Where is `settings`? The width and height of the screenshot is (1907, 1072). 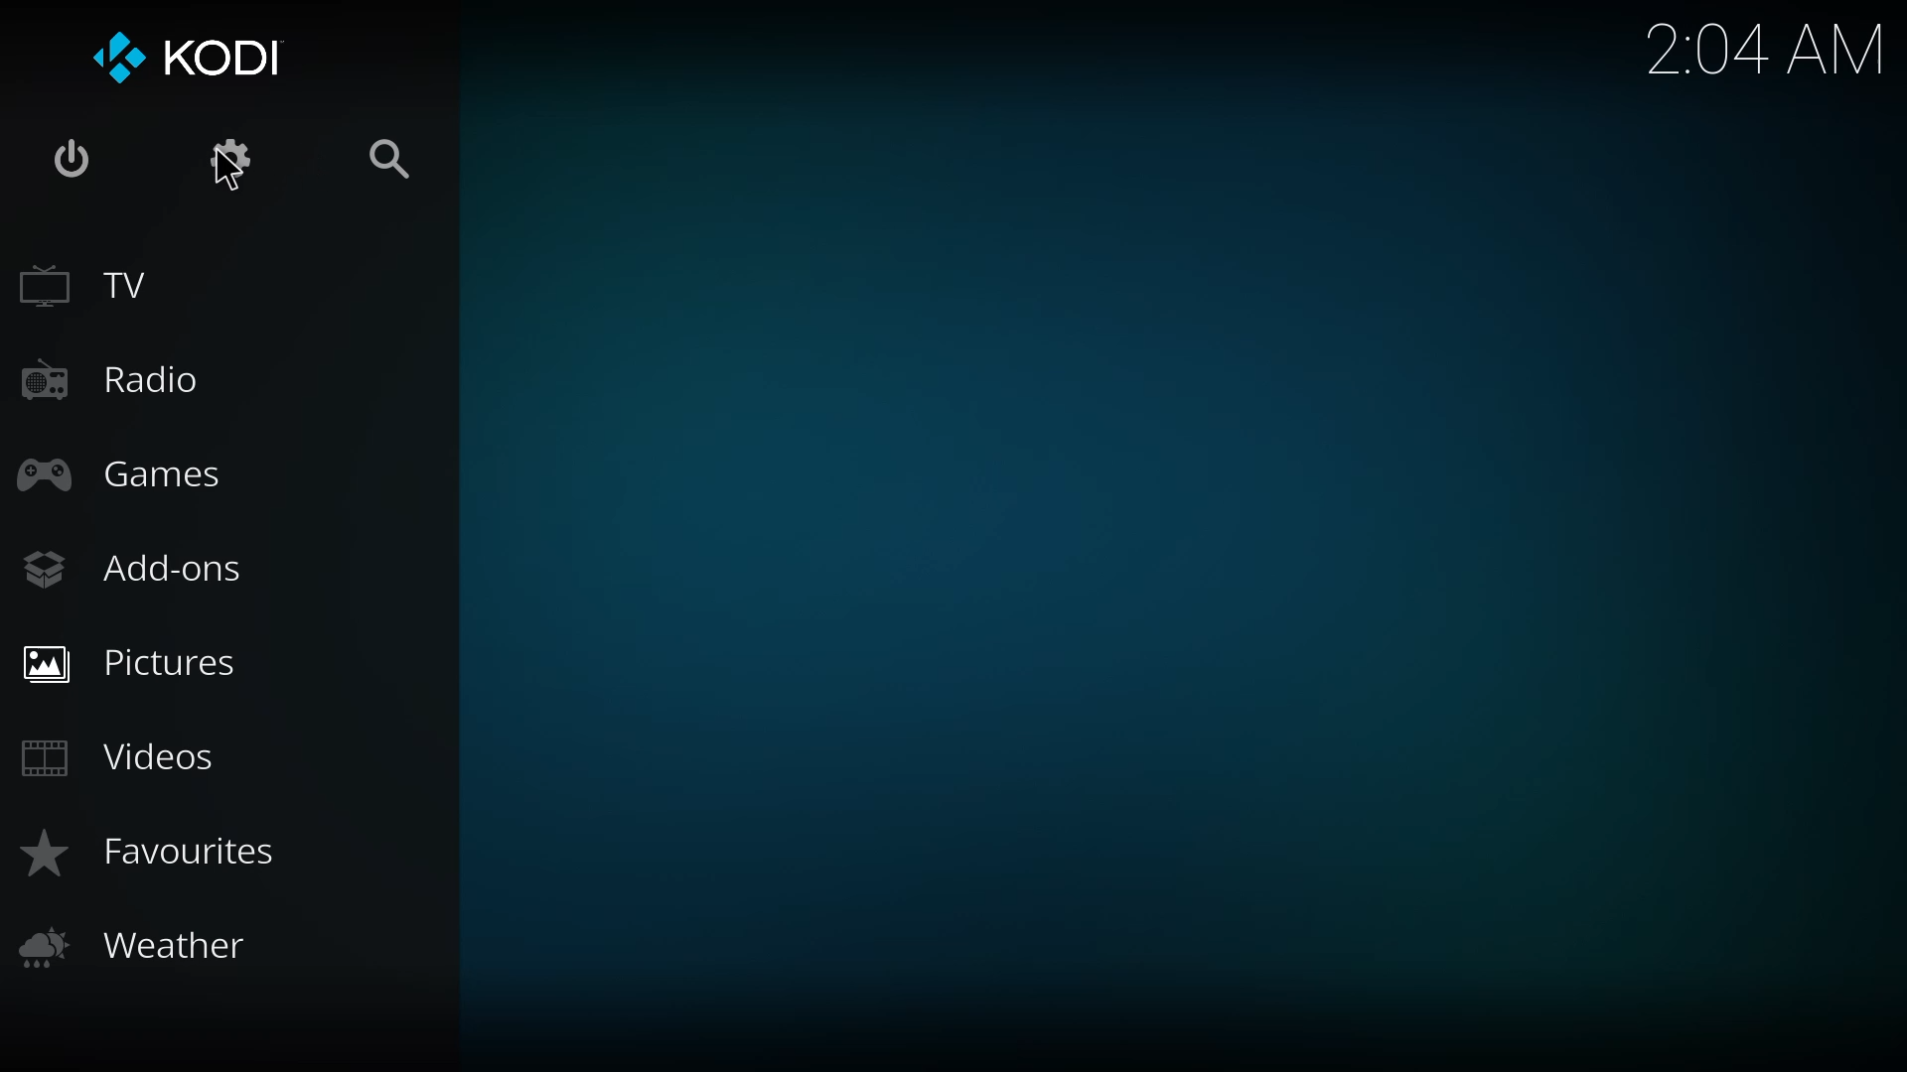 settings is located at coordinates (229, 159).